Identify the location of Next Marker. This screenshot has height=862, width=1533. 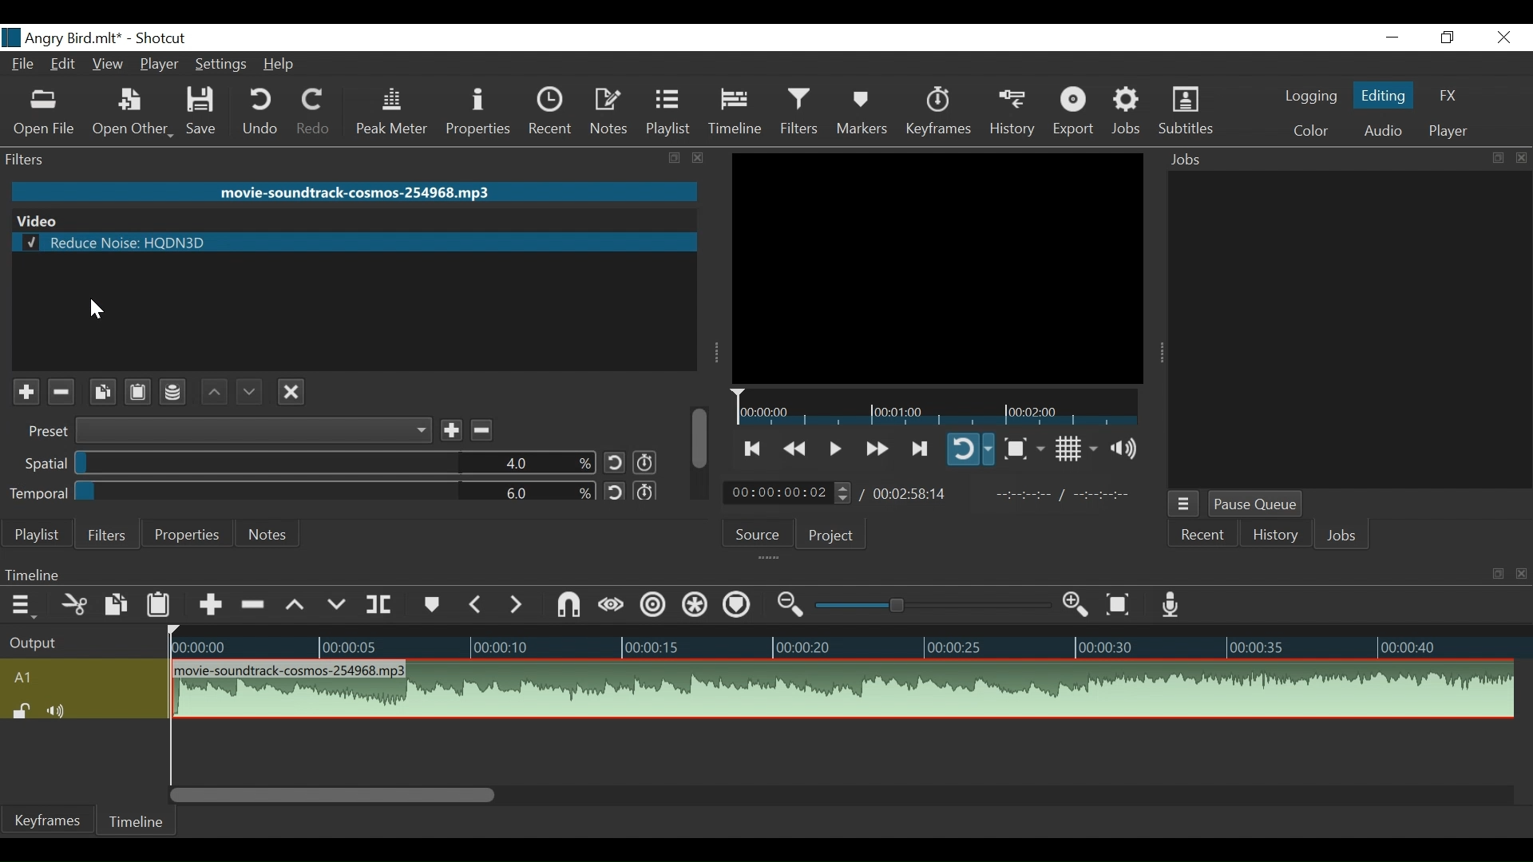
(519, 605).